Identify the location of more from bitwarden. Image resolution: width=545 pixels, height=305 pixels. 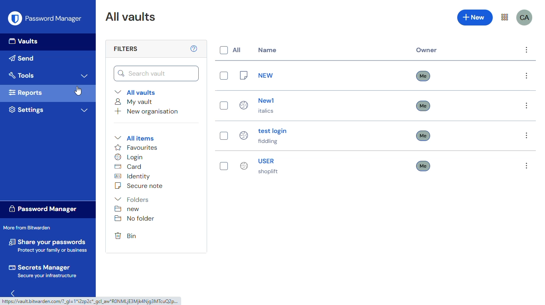
(505, 17).